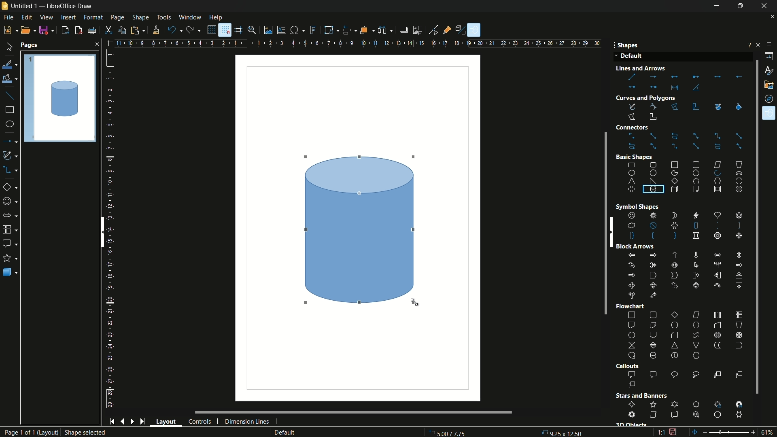 This screenshot has width=777, height=437. Describe the element at coordinates (769, 432) in the screenshot. I see `zoom factor` at that location.